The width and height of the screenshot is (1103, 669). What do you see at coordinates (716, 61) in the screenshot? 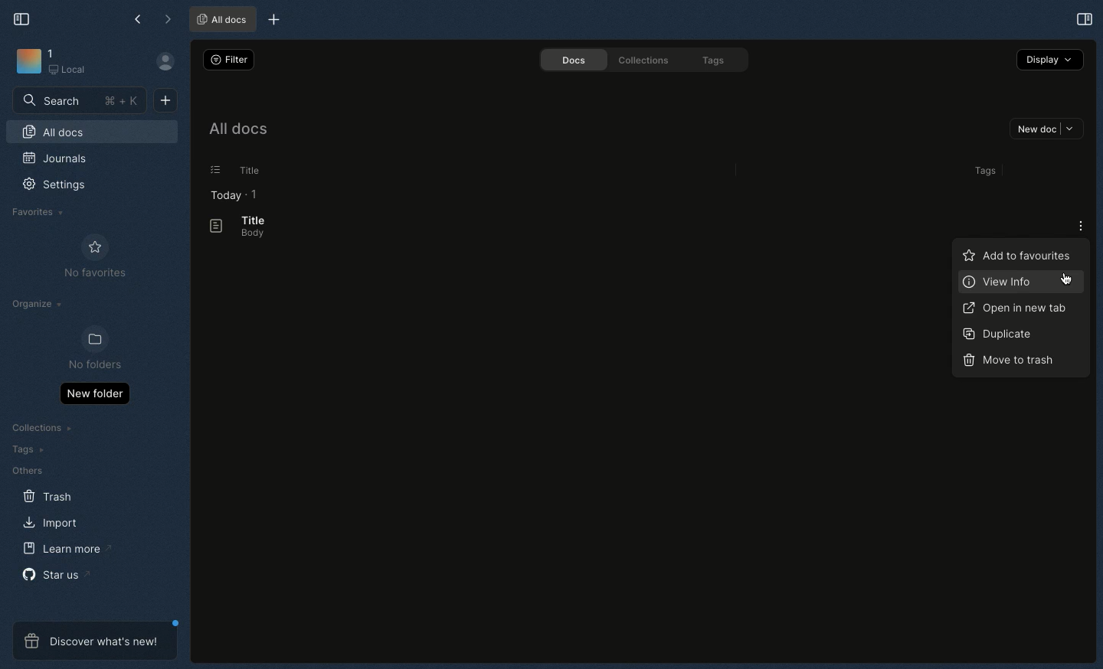
I see `Tags` at bounding box center [716, 61].